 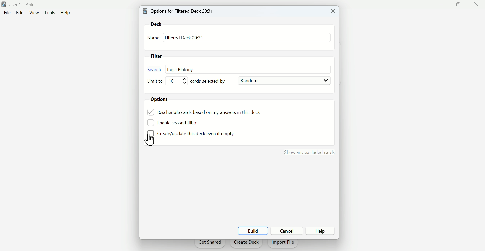 I want to click on reschedule cards based on my answers in this tech, so click(x=212, y=113).